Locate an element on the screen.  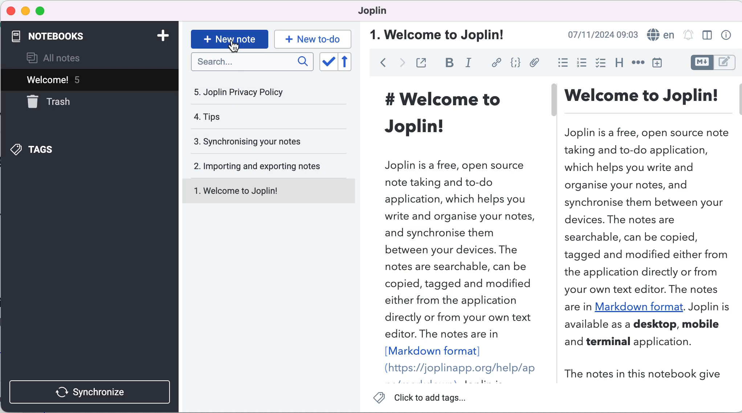
set alarm is located at coordinates (688, 36).